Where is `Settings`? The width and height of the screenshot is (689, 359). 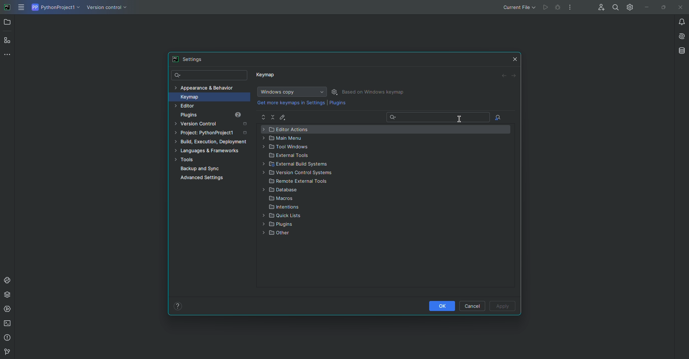 Settings is located at coordinates (336, 92).